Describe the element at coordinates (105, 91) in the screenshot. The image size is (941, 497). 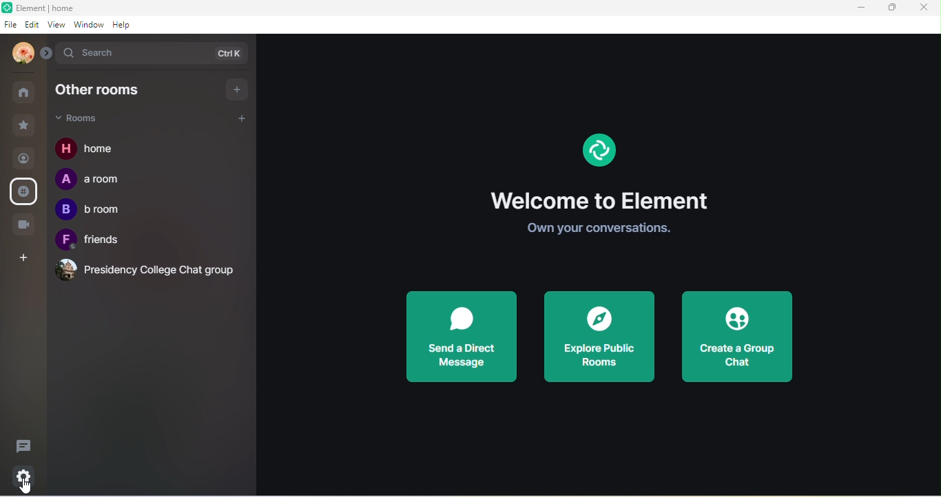
I see `other rooms` at that location.